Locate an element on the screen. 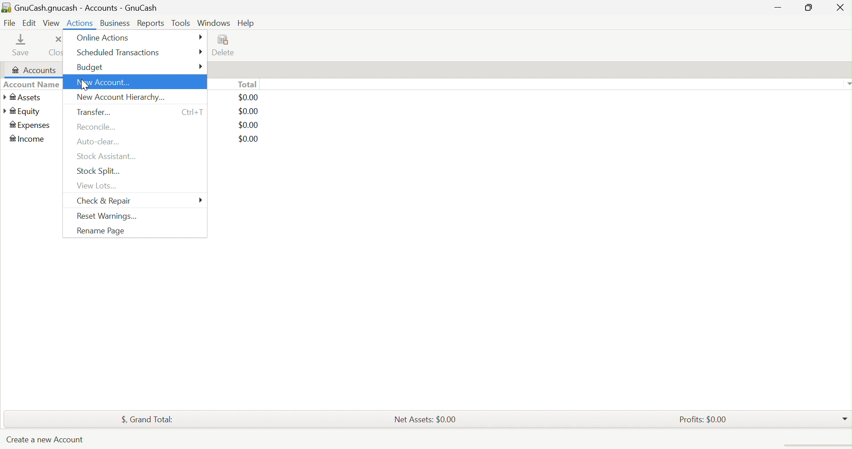  Total is located at coordinates (247, 84).